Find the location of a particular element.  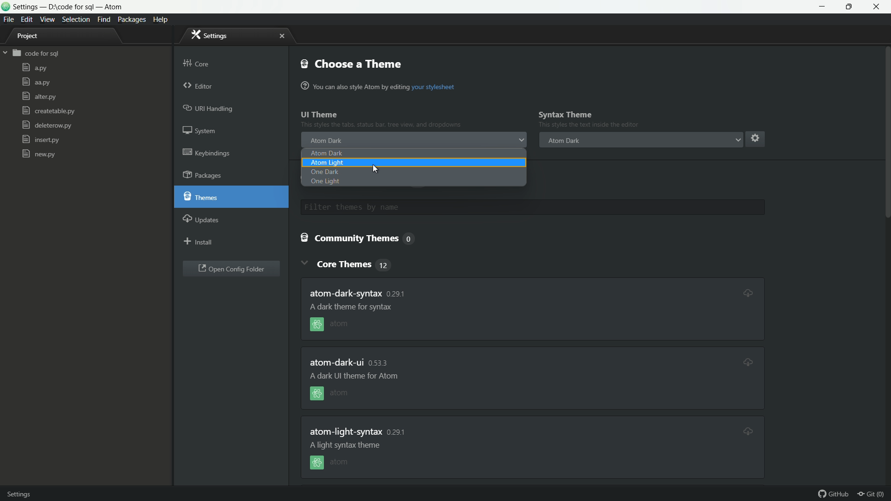

insert.py file is located at coordinates (41, 140).